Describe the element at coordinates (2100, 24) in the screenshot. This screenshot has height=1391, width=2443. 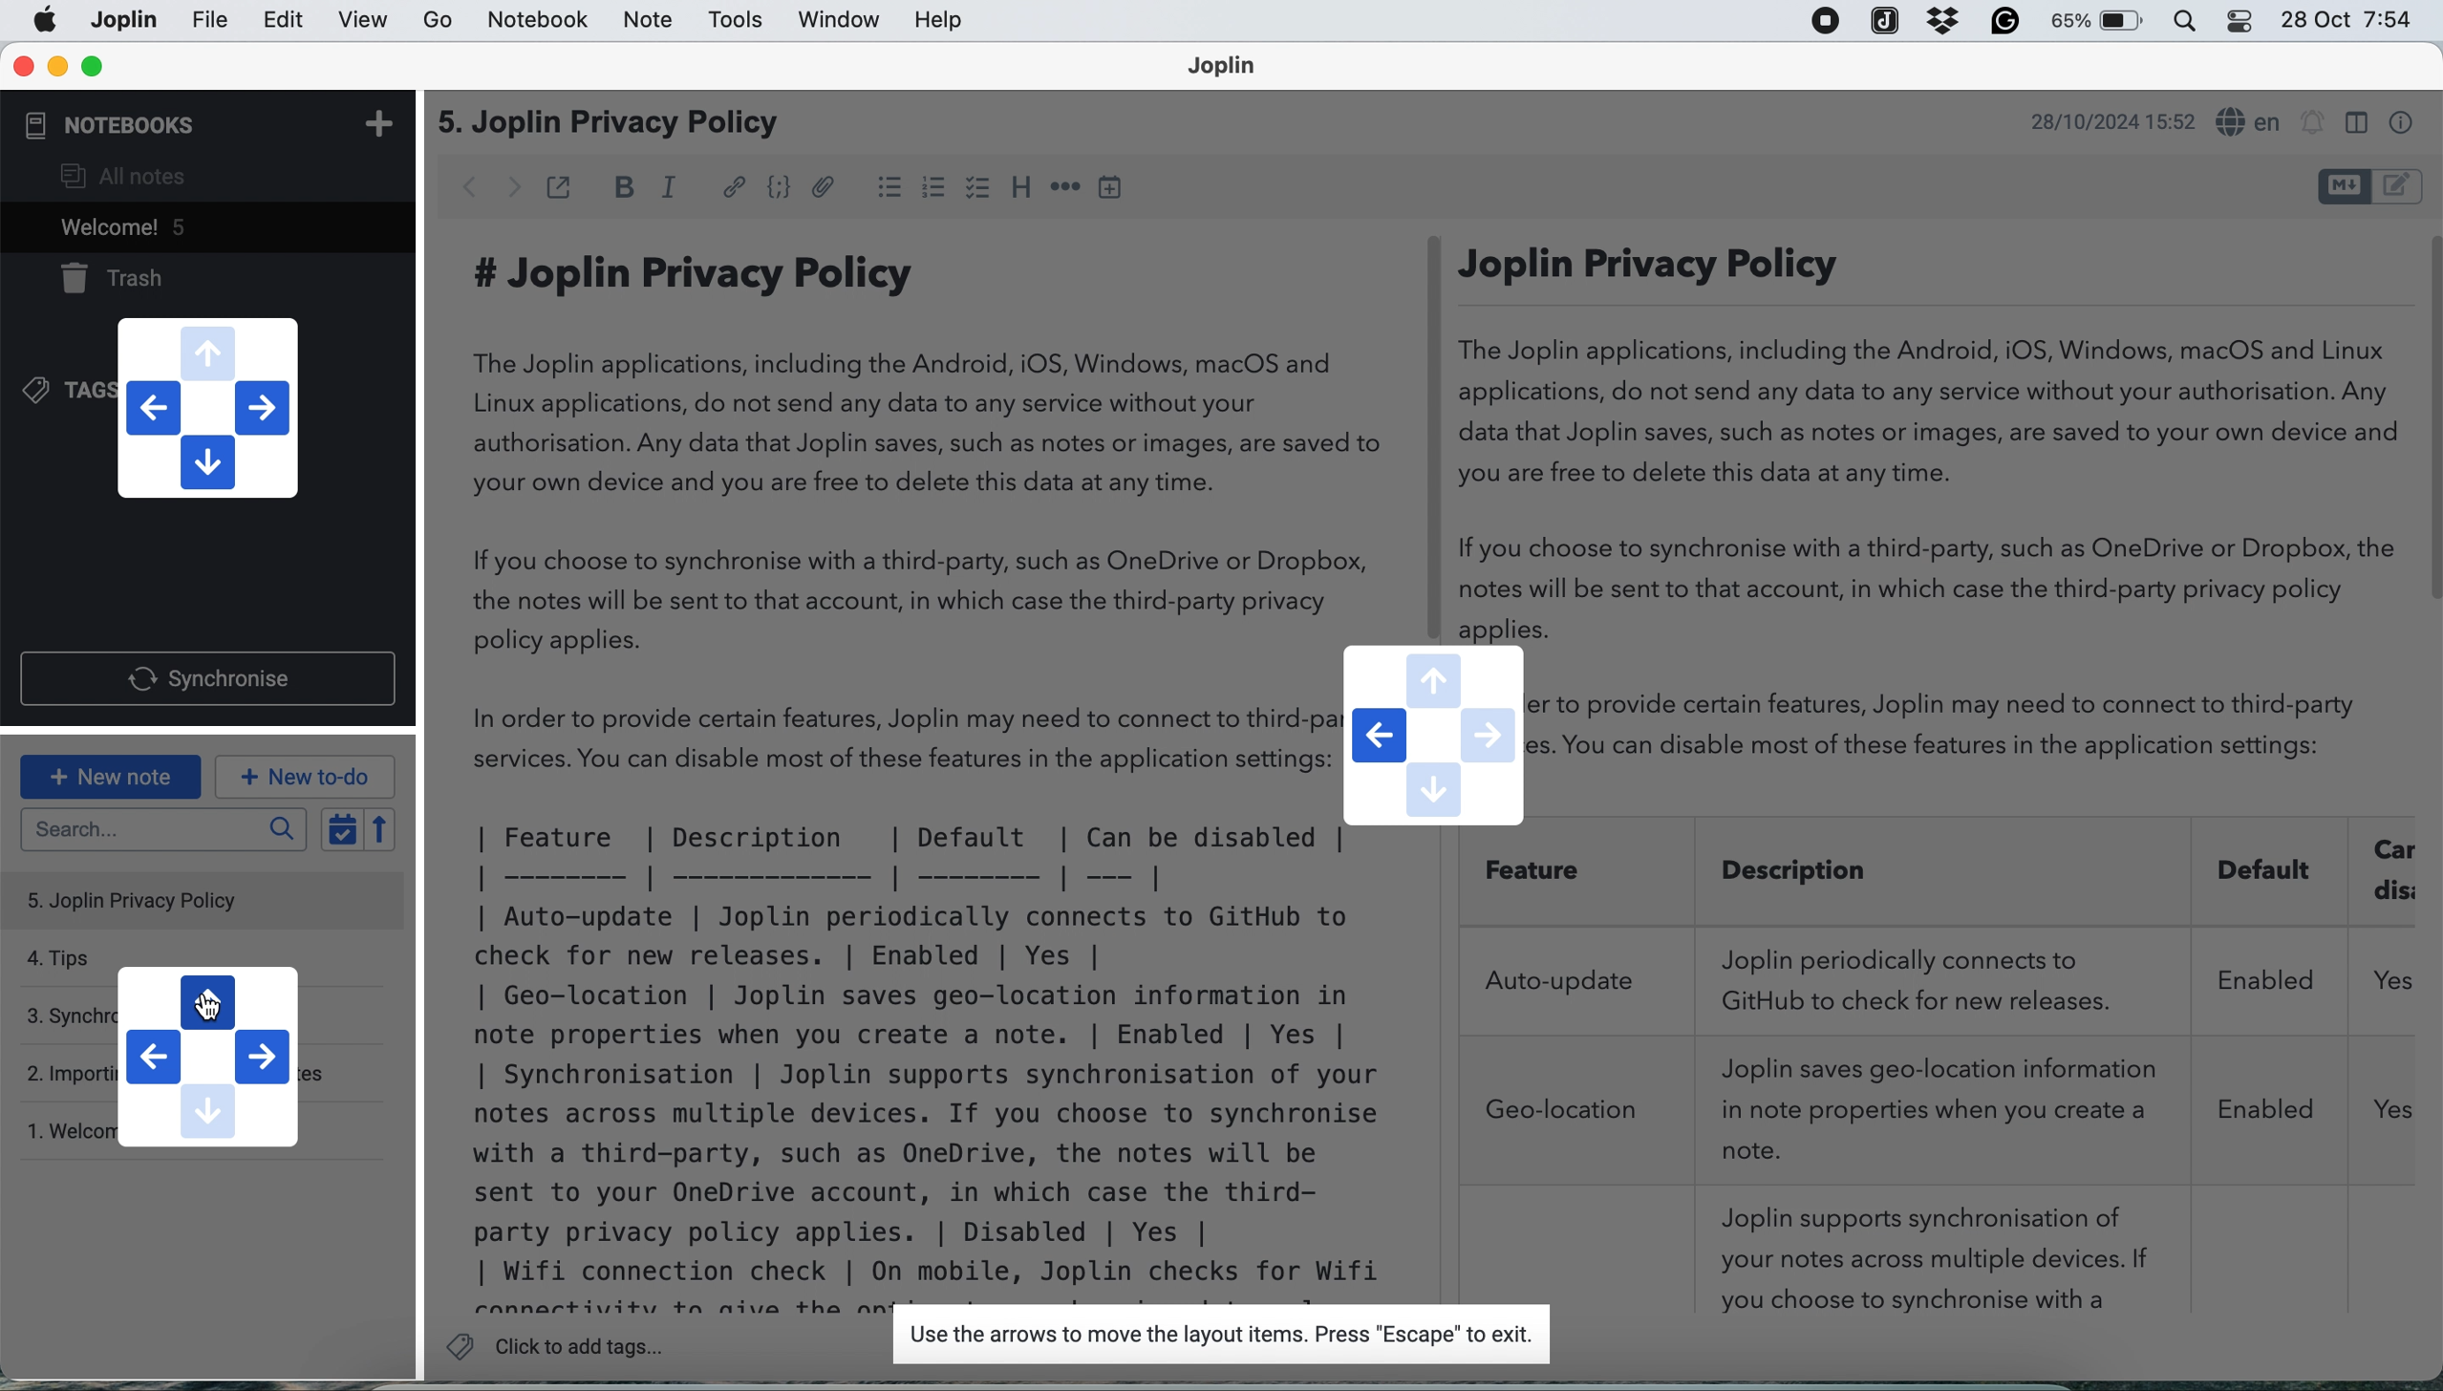
I see `battery` at that location.